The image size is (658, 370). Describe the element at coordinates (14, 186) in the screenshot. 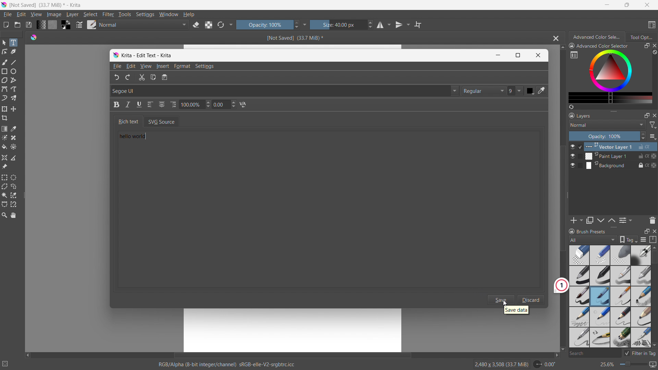

I see `freehand selection tool` at that location.